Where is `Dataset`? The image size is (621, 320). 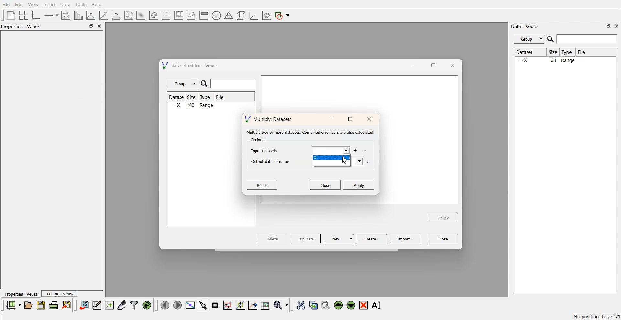 Dataset is located at coordinates (177, 97).